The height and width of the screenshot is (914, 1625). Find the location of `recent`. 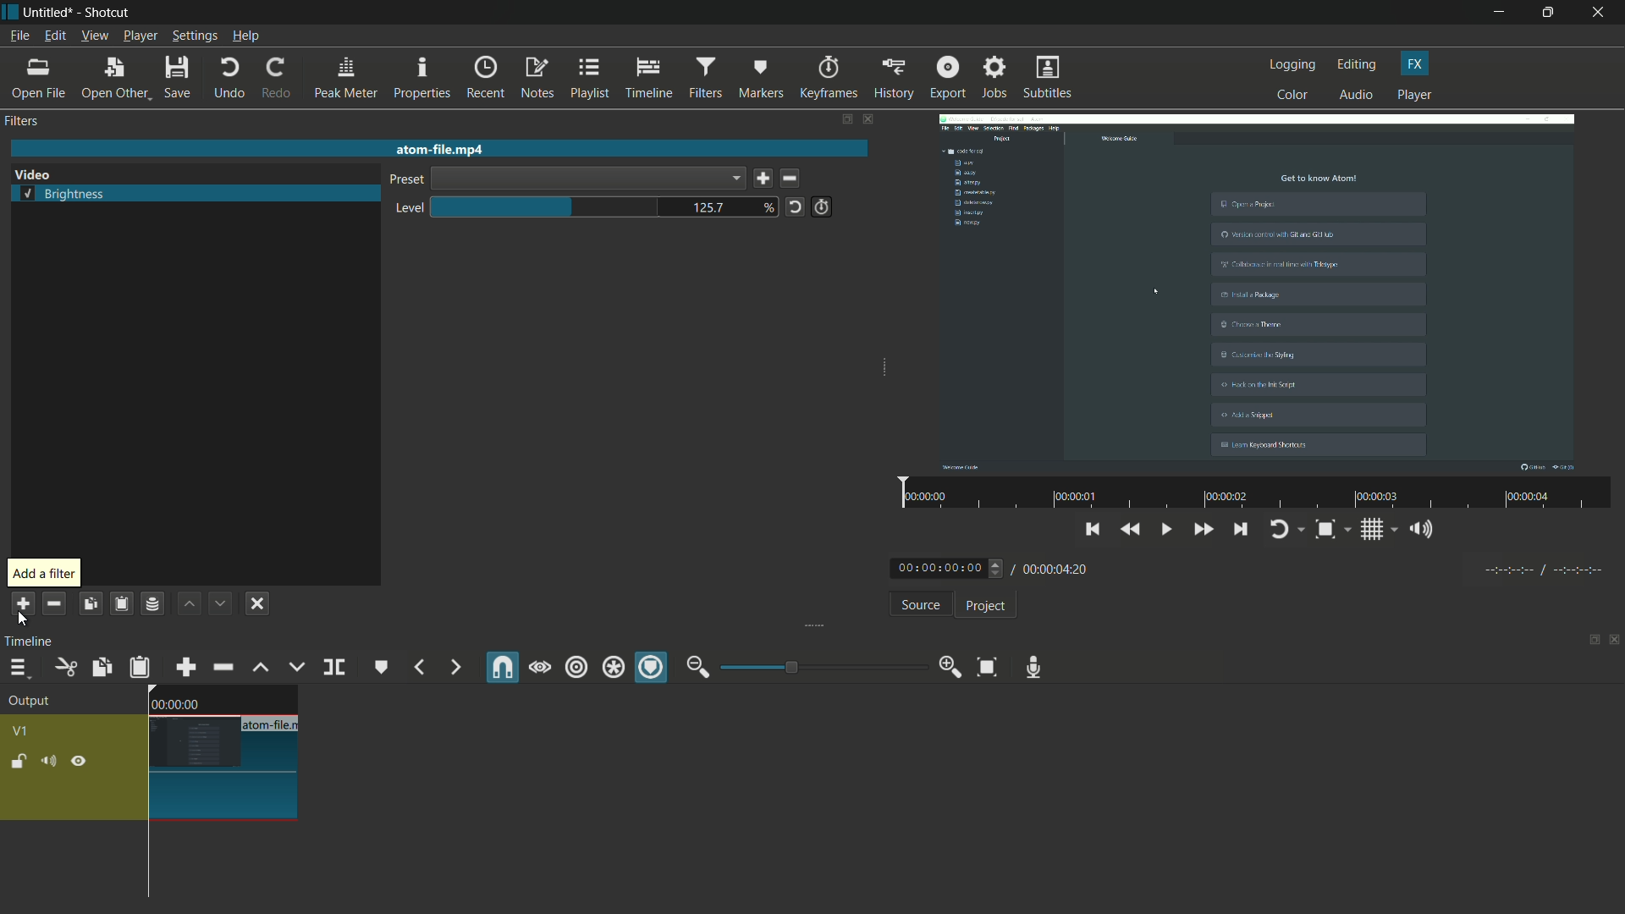

recent is located at coordinates (487, 77).